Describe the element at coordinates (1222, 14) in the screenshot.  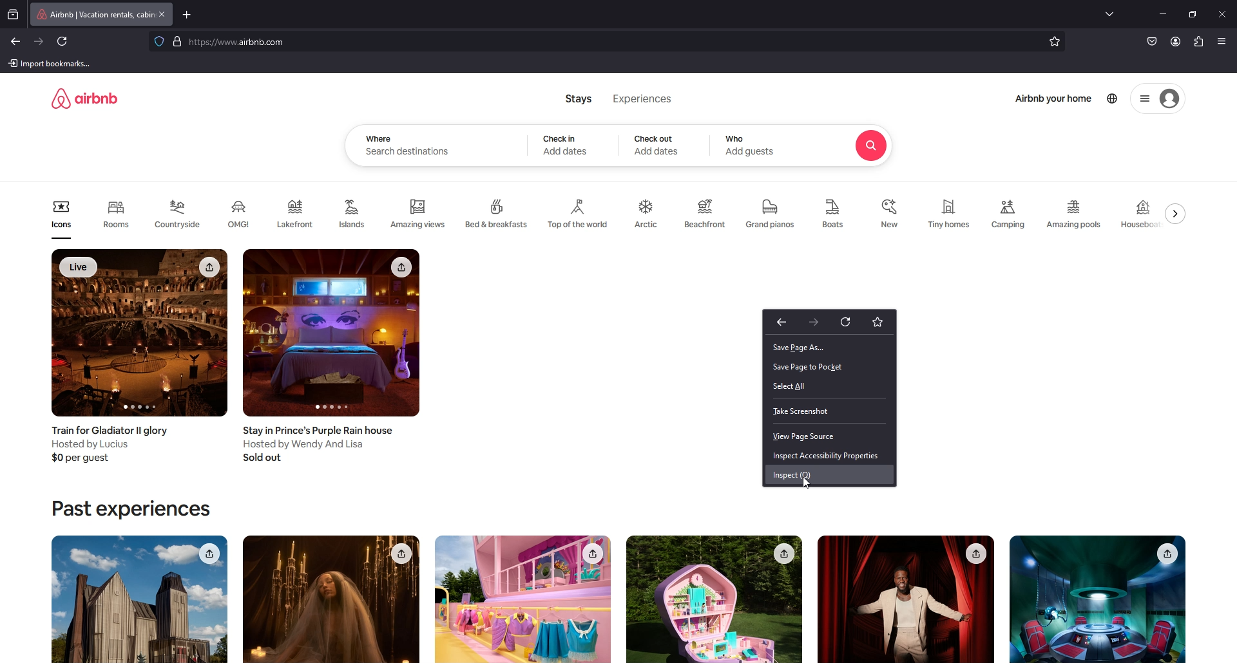
I see `close` at that location.